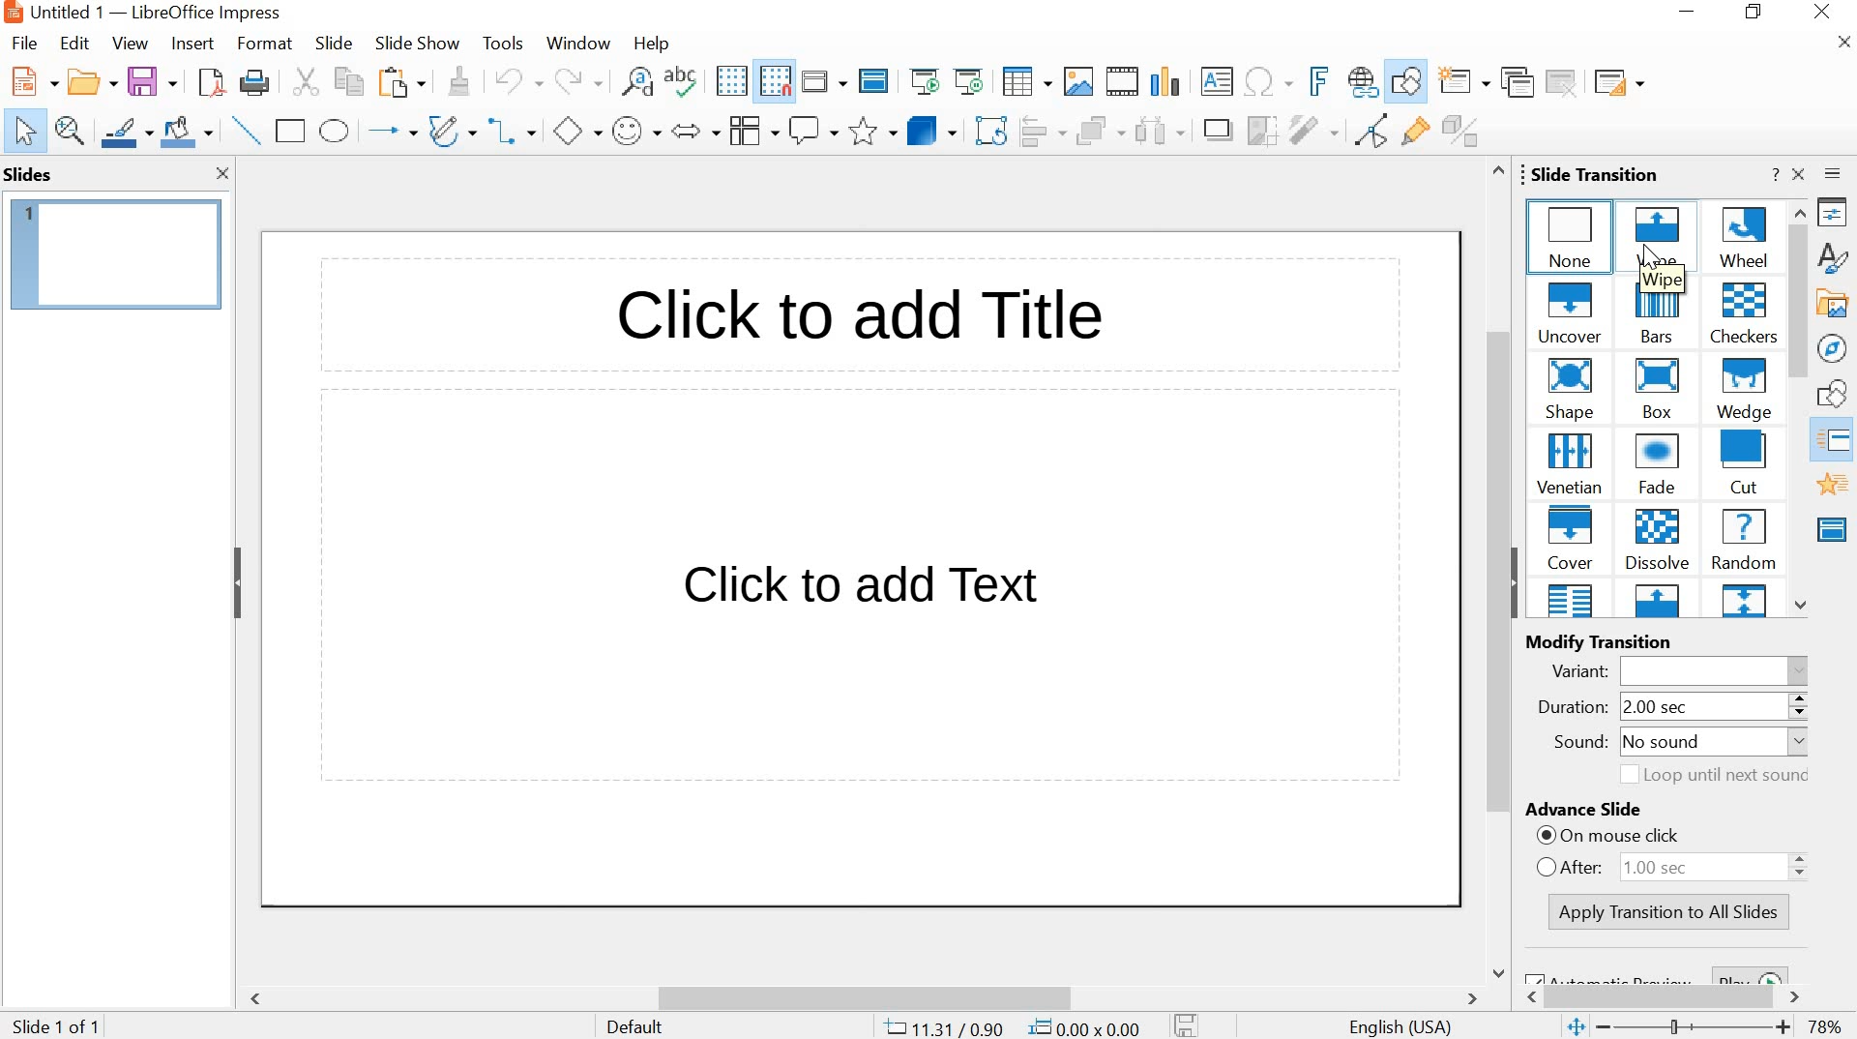  Describe the element at coordinates (1672, 912) in the screenshot. I see `APPLY TRANSITION TO ALLSIDES` at that location.